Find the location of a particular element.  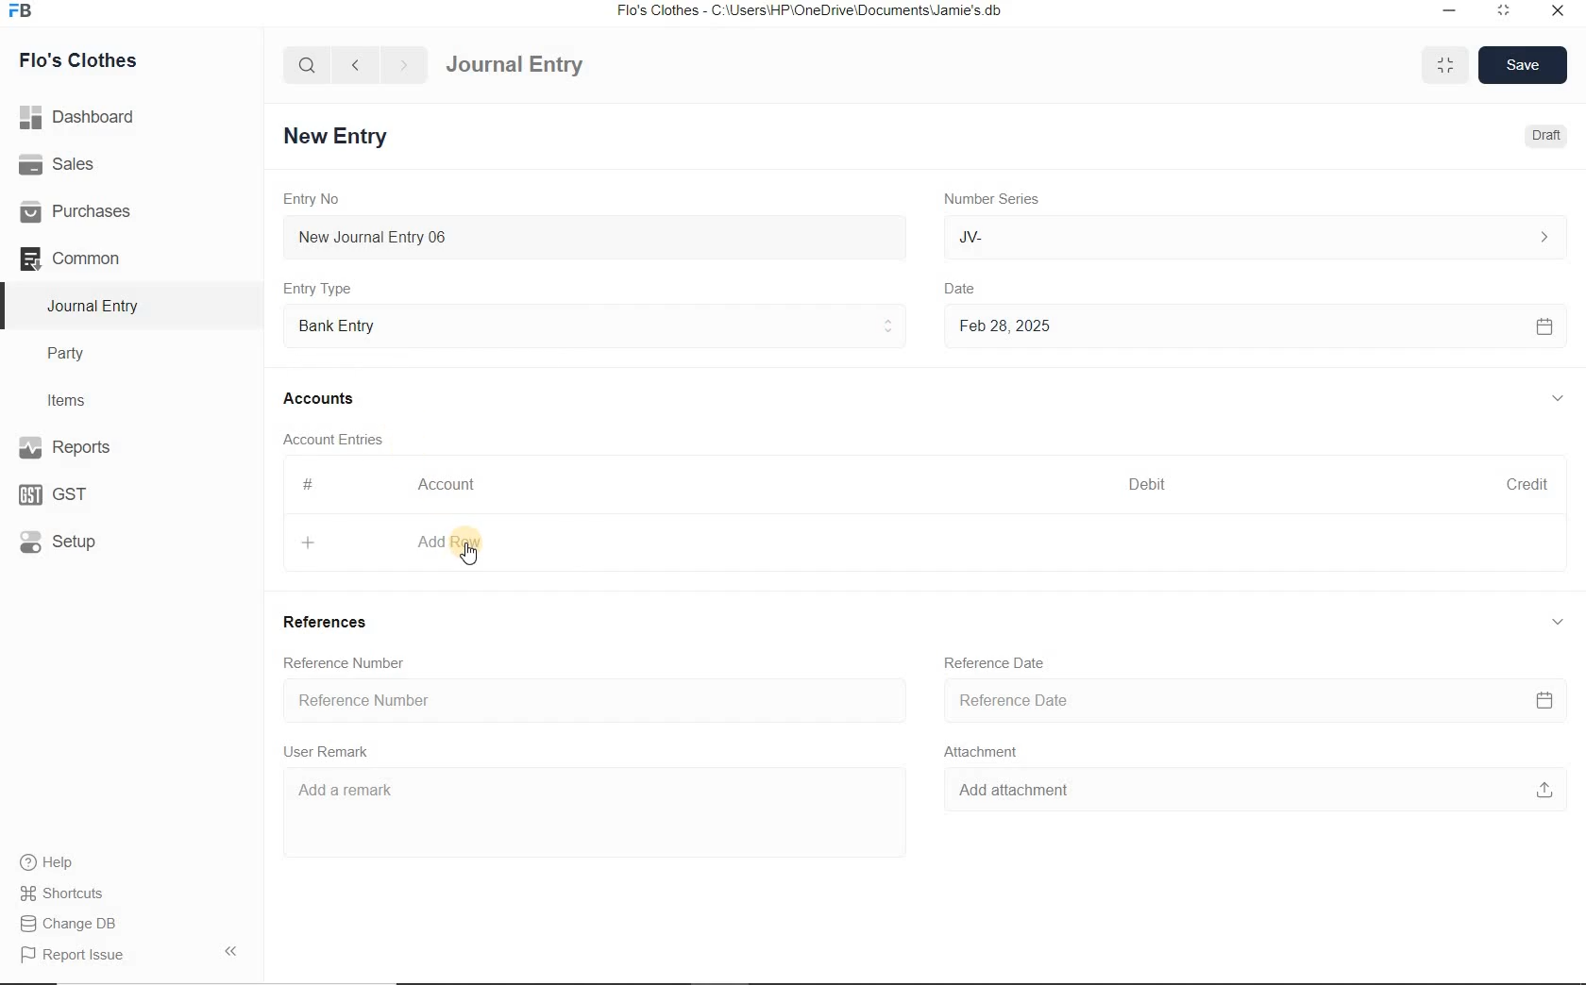

References is located at coordinates (331, 624).